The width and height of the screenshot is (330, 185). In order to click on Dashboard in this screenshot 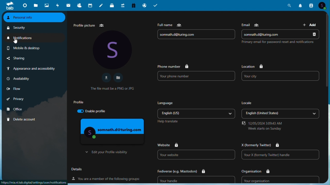, I will do `click(24, 6)`.